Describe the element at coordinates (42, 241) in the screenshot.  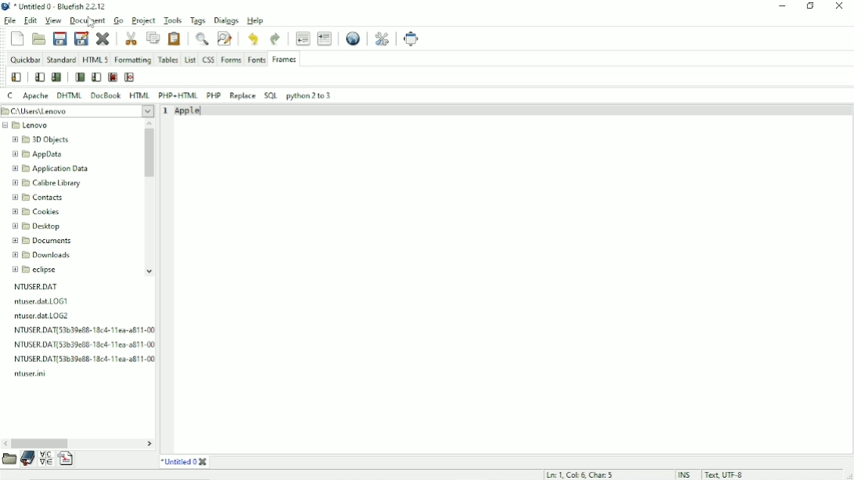
I see `Documents` at that location.